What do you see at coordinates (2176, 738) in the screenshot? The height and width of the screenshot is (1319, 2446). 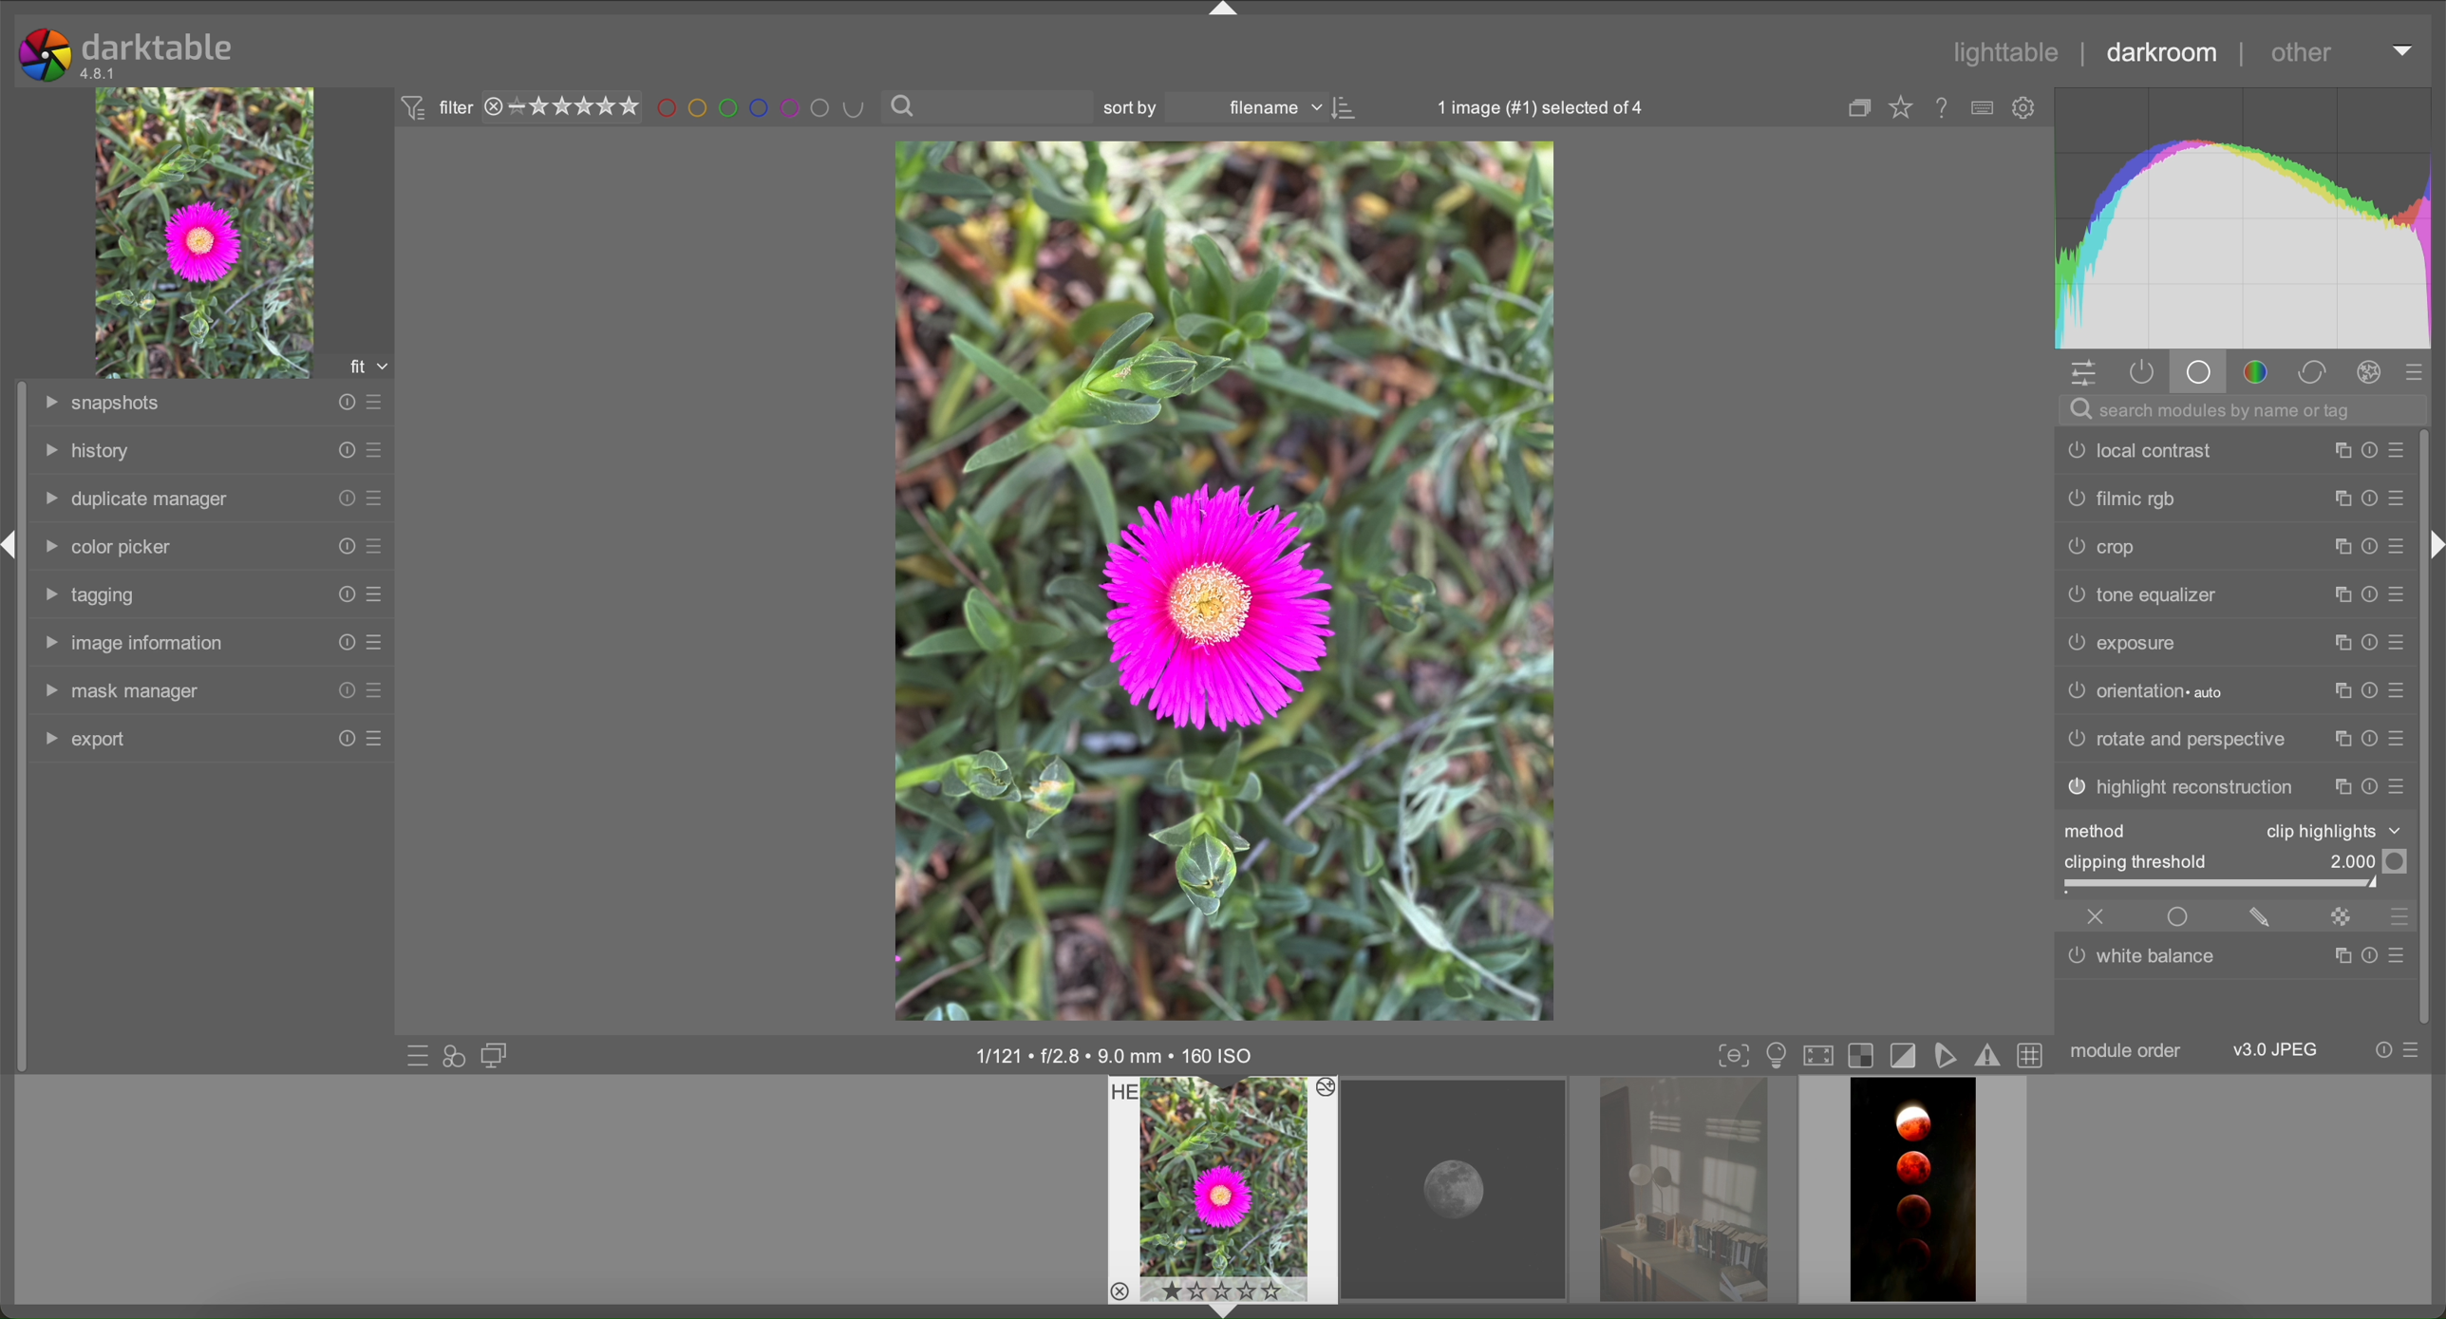 I see `rotate and perspective` at bounding box center [2176, 738].